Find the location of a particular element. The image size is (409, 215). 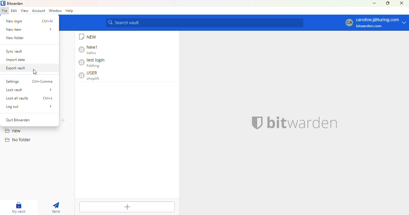

test login    fiddling is located at coordinates (93, 63).